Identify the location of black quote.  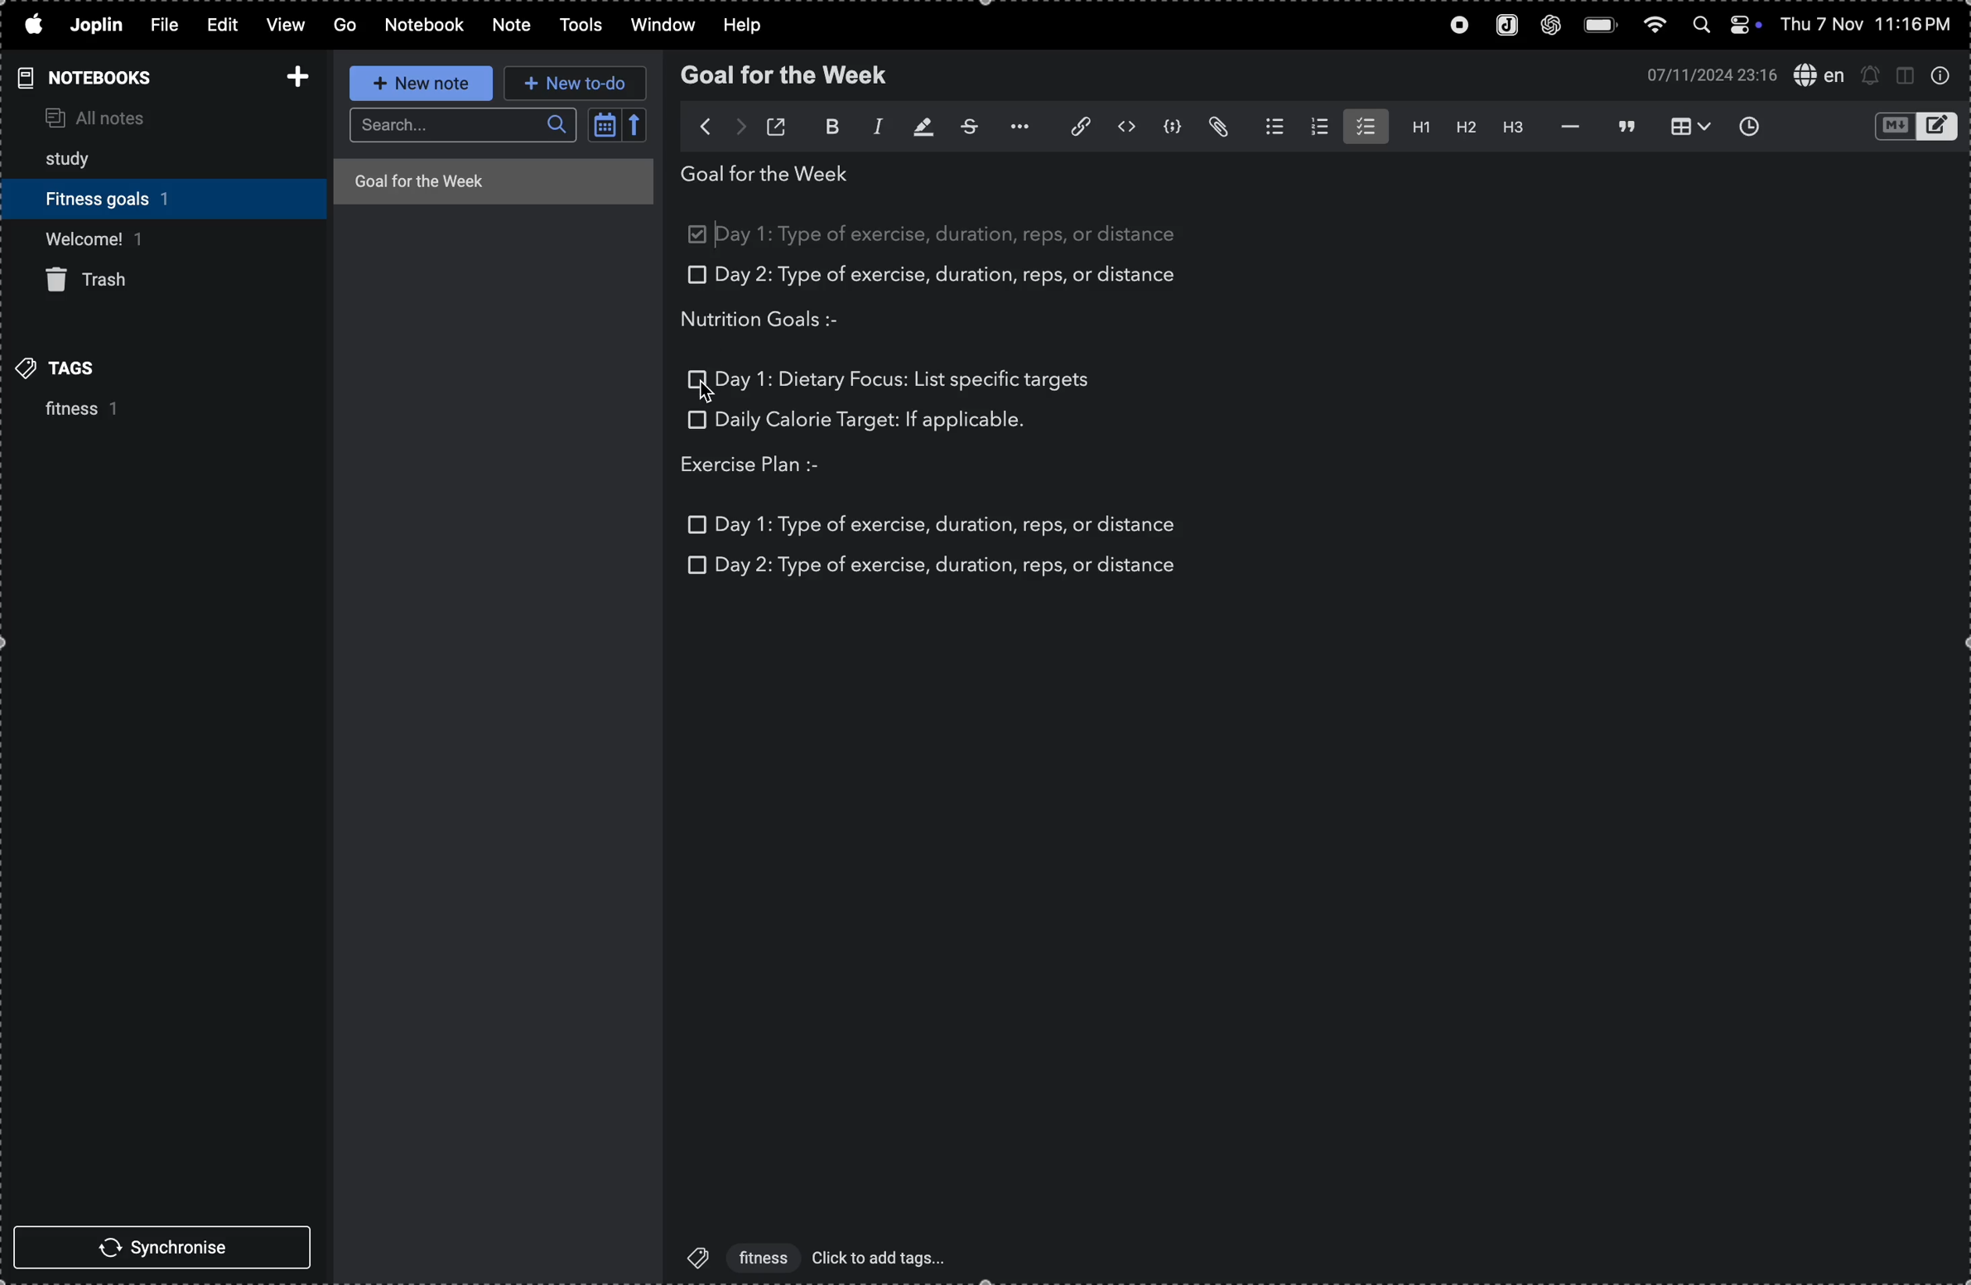
(1626, 125).